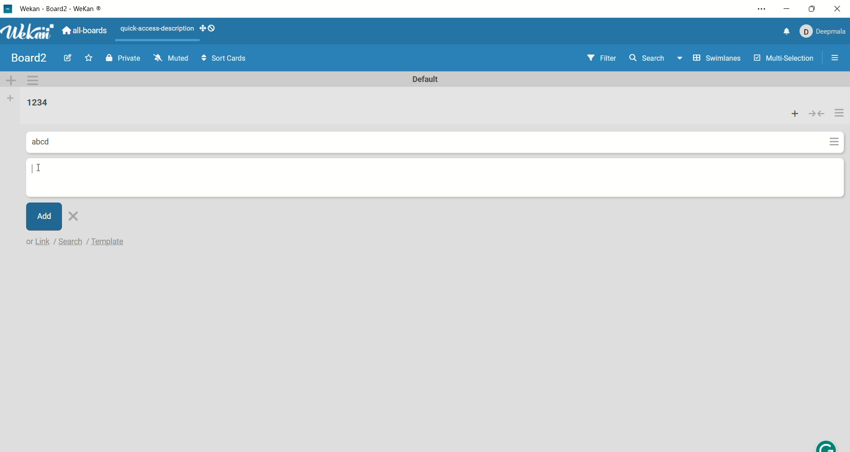 The height and width of the screenshot is (452, 850). Describe the element at coordinates (425, 78) in the screenshot. I see `default` at that location.